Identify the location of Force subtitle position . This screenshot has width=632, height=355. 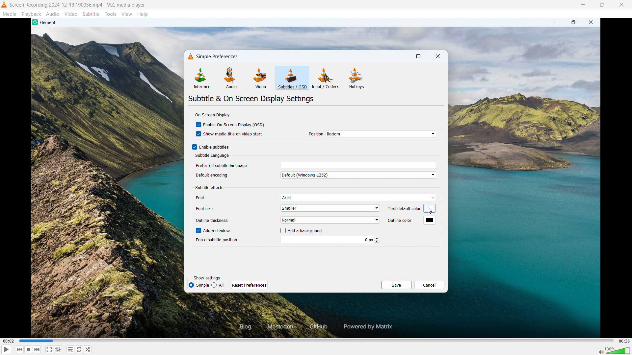
(330, 240).